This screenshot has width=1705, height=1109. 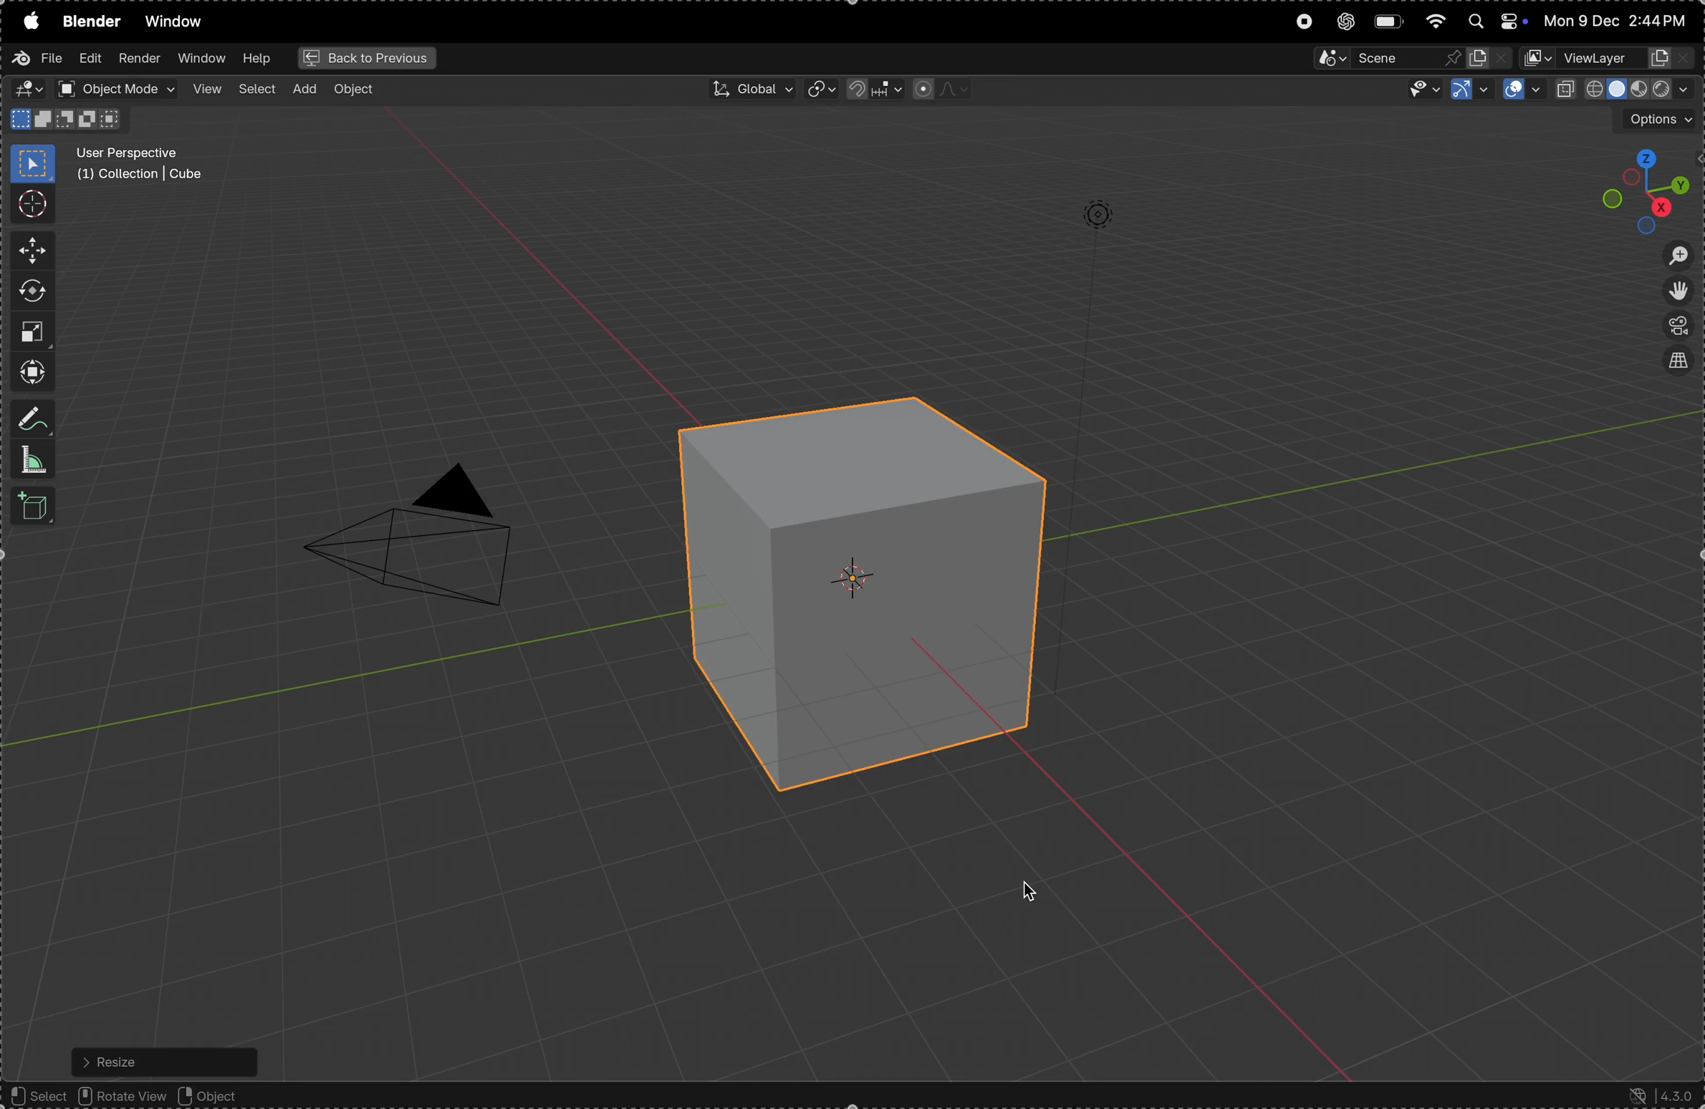 What do you see at coordinates (1680, 292) in the screenshot?
I see `move the view` at bounding box center [1680, 292].